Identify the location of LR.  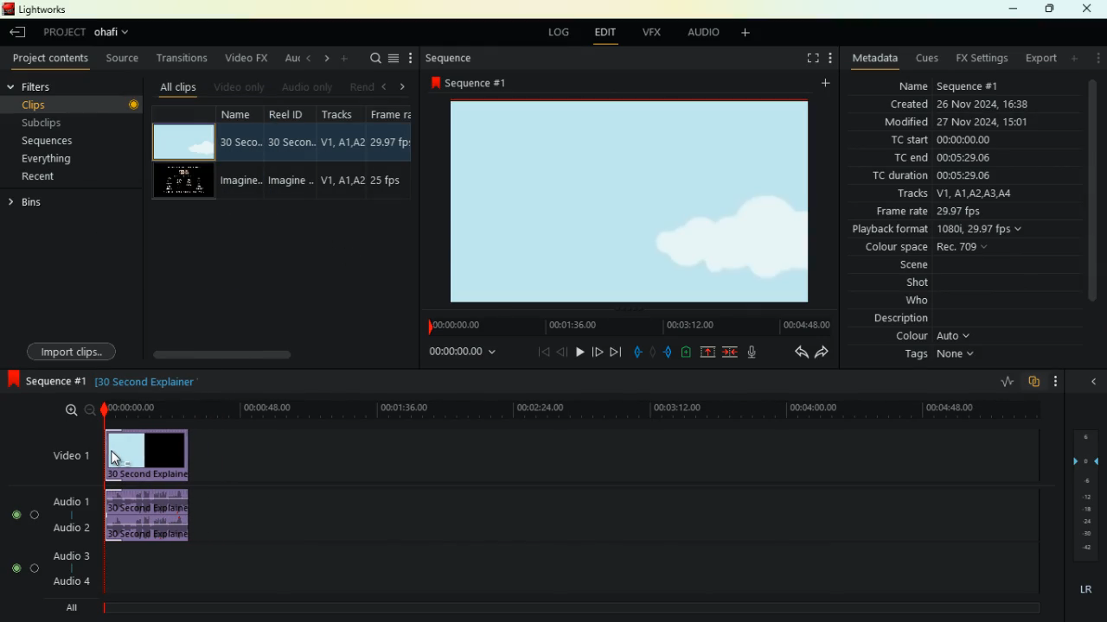
(1089, 588).